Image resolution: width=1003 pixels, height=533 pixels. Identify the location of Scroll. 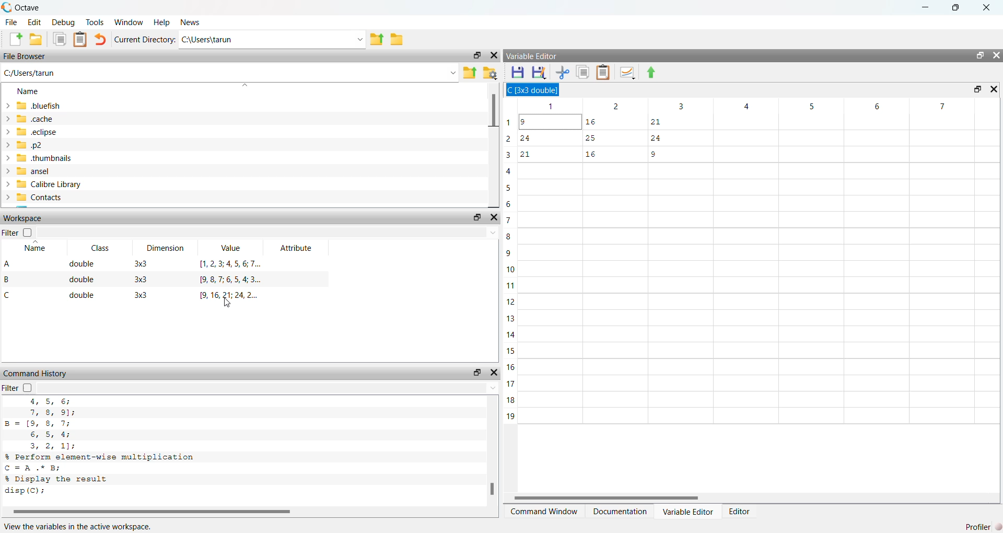
(493, 451).